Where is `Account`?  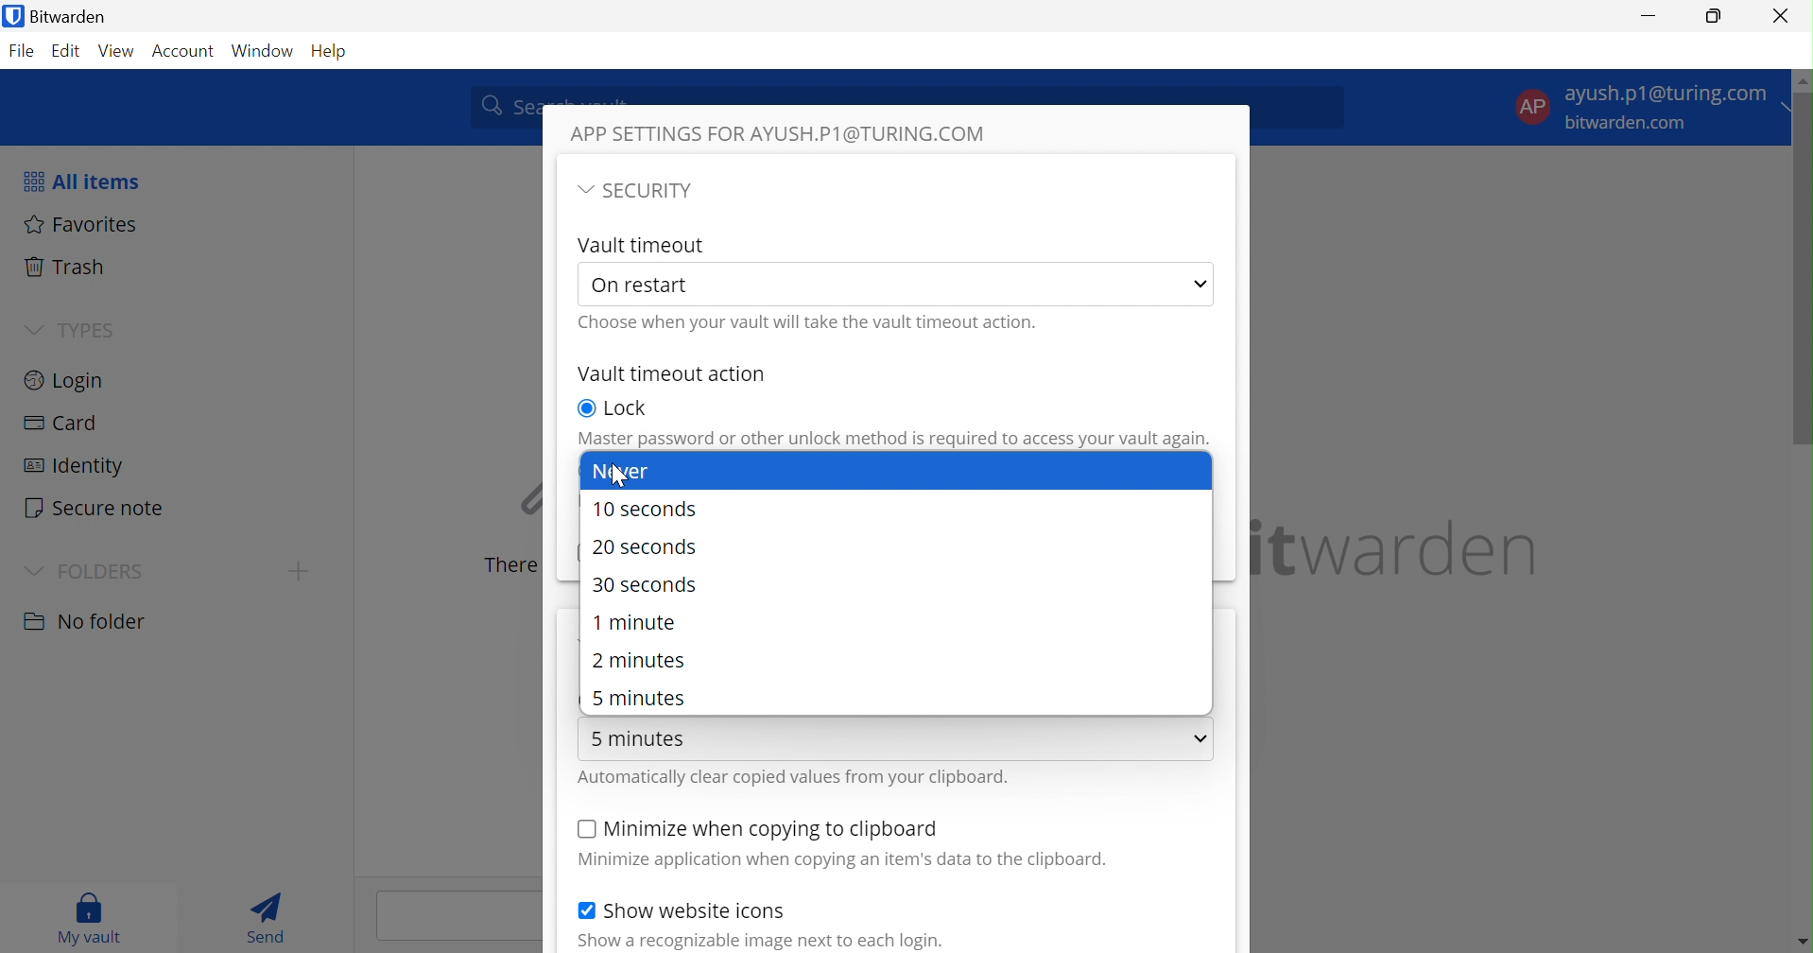
Account is located at coordinates (184, 52).